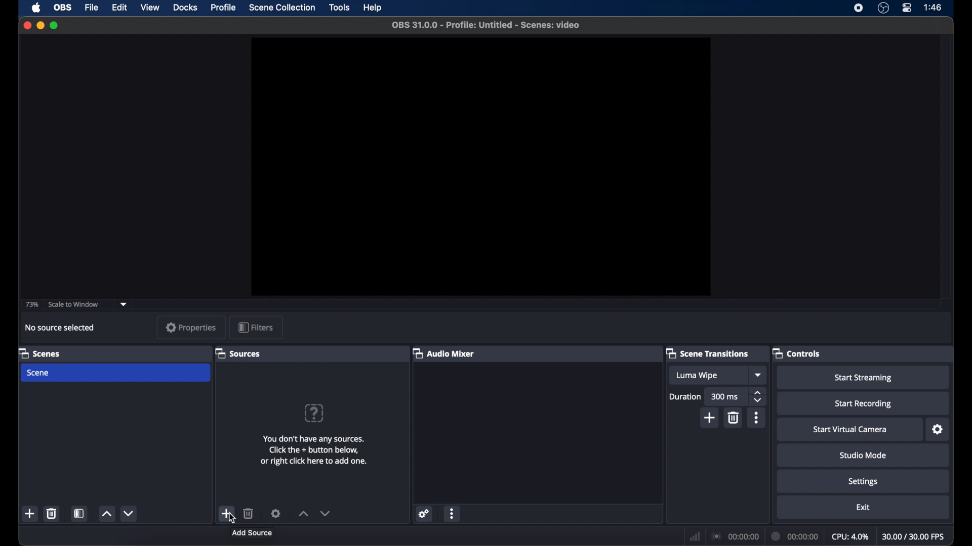 This screenshot has height=546, width=972. Describe the element at coordinates (186, 8) in the screenshot. I see `docks` at that location.